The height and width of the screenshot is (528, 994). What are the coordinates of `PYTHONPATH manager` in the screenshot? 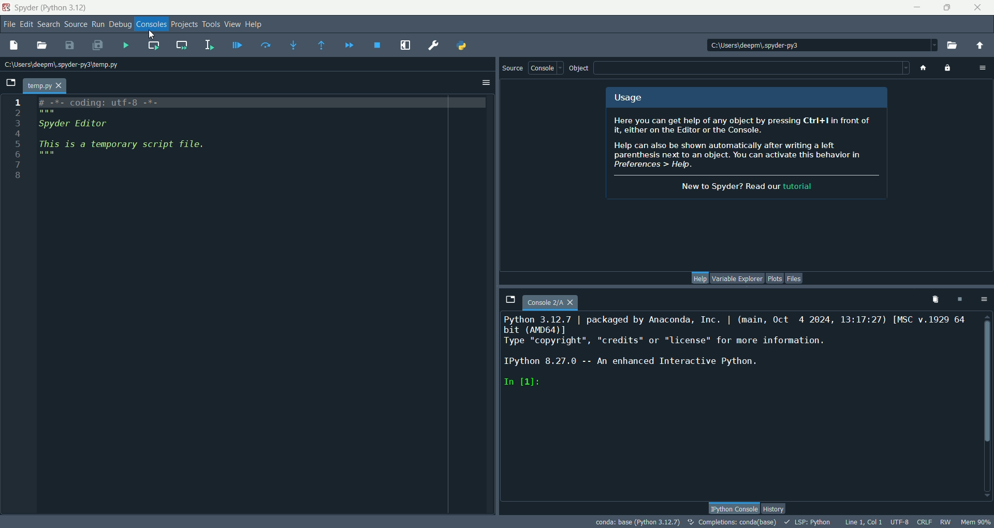 It's located at (461, 47).